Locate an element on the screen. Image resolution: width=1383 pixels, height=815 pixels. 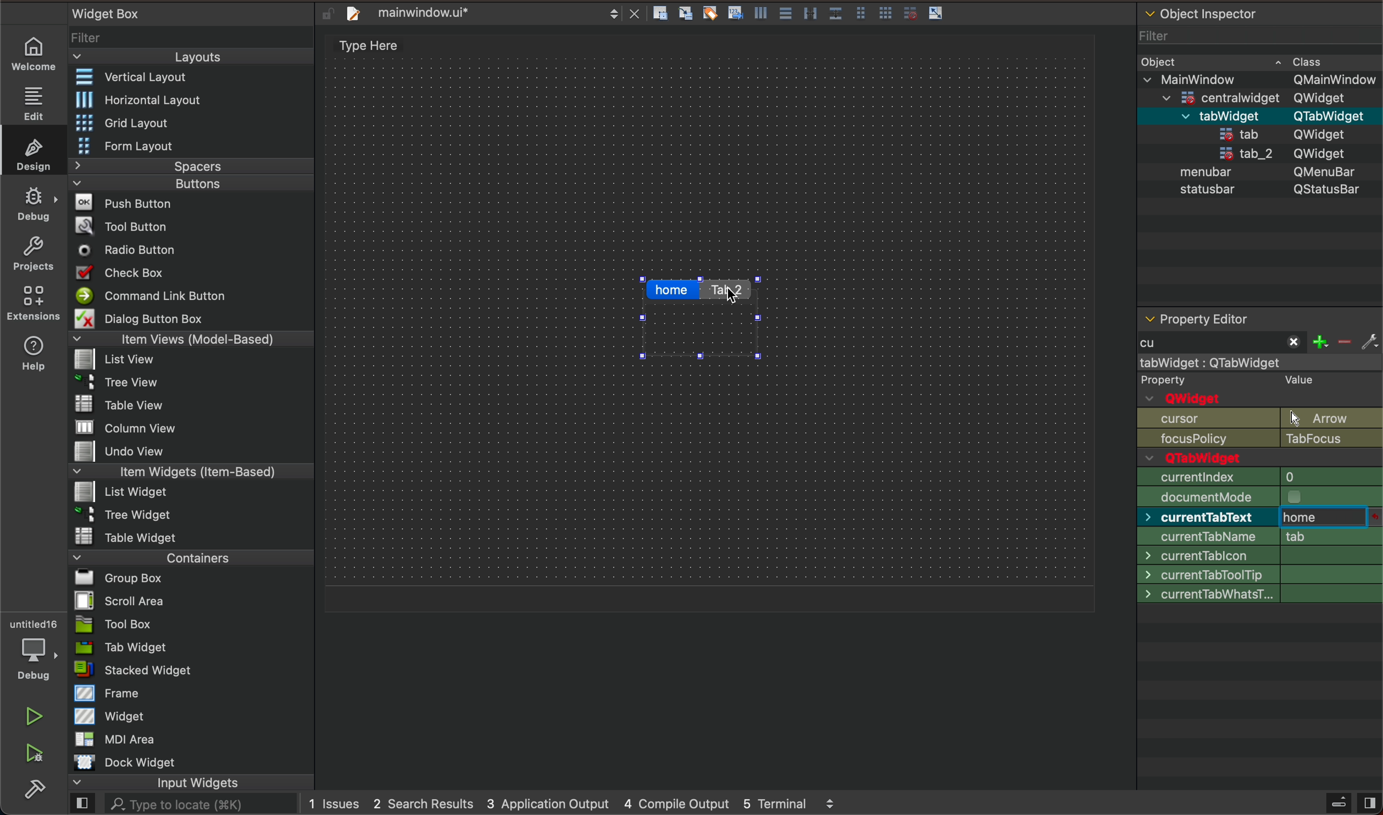
start typing is located at coordinates (1227, 344).